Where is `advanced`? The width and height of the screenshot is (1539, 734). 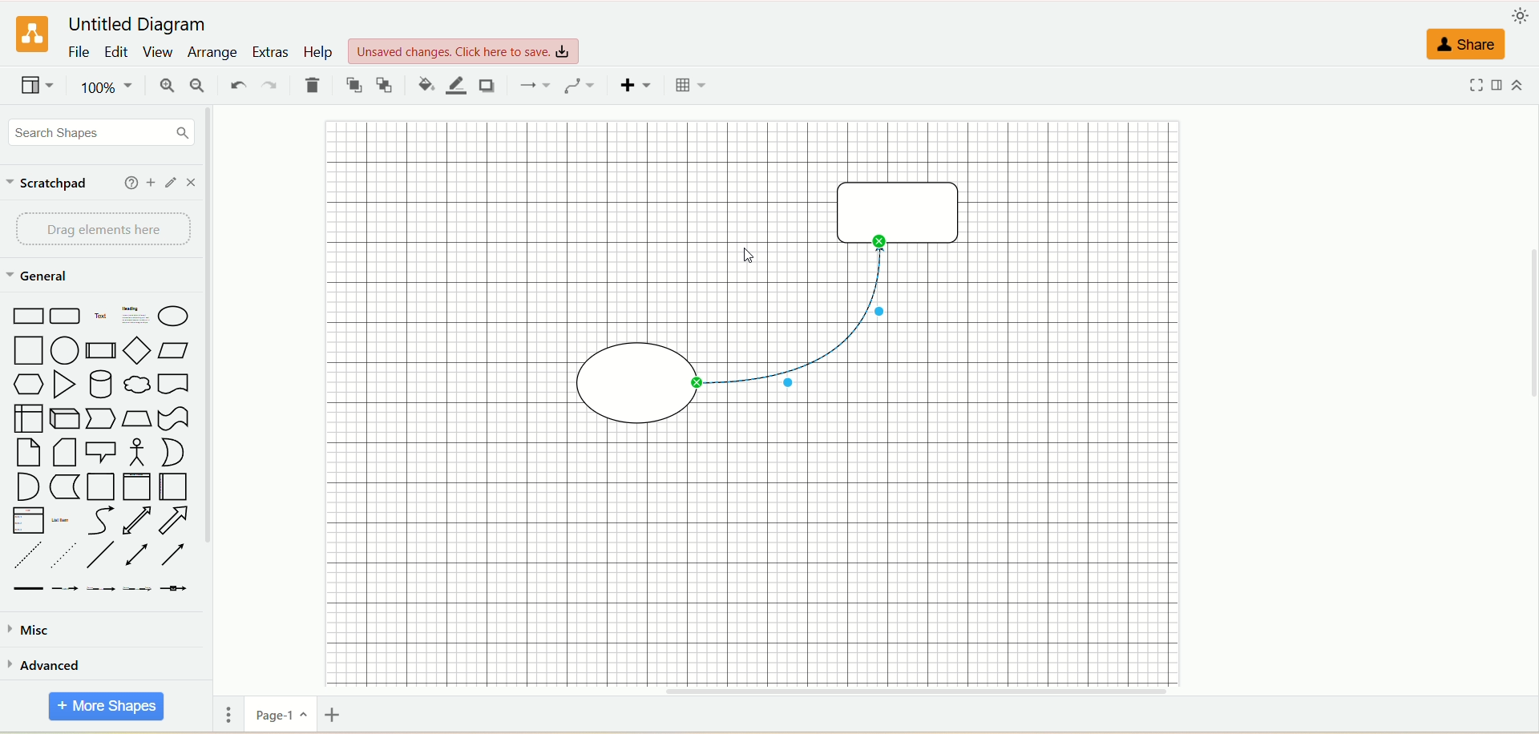 advanced is located at coordinates (46, 664).